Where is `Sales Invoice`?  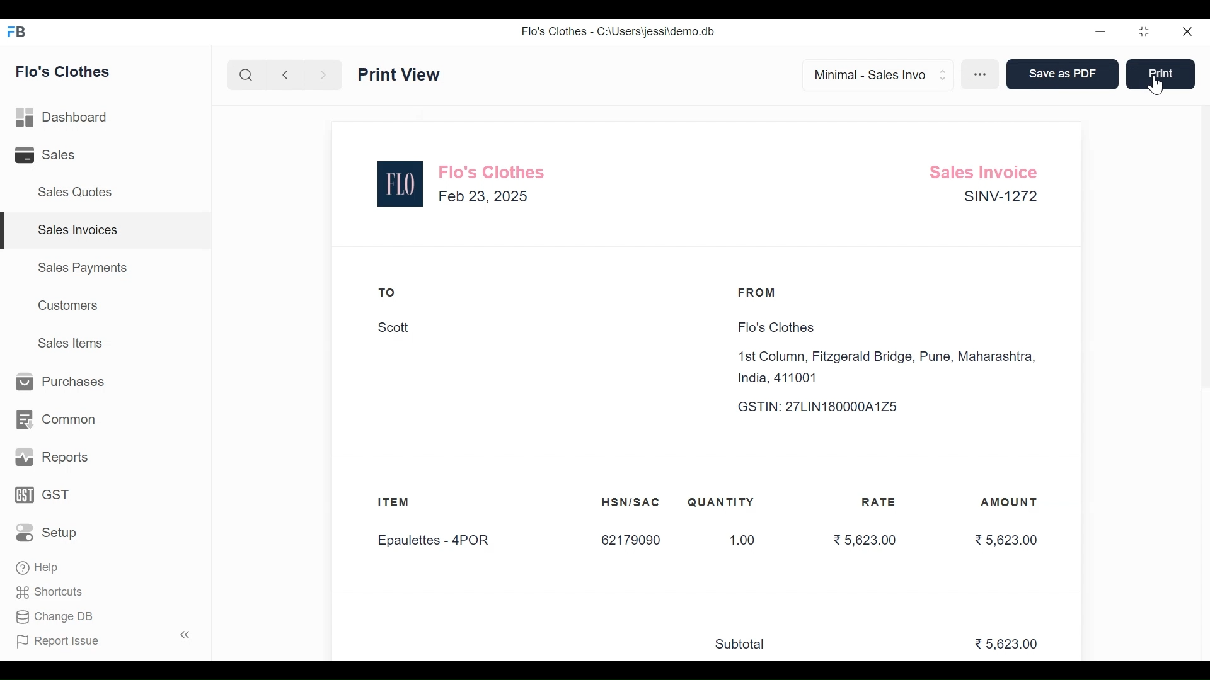 Sales Invoice is located at coordinates (412, 74).